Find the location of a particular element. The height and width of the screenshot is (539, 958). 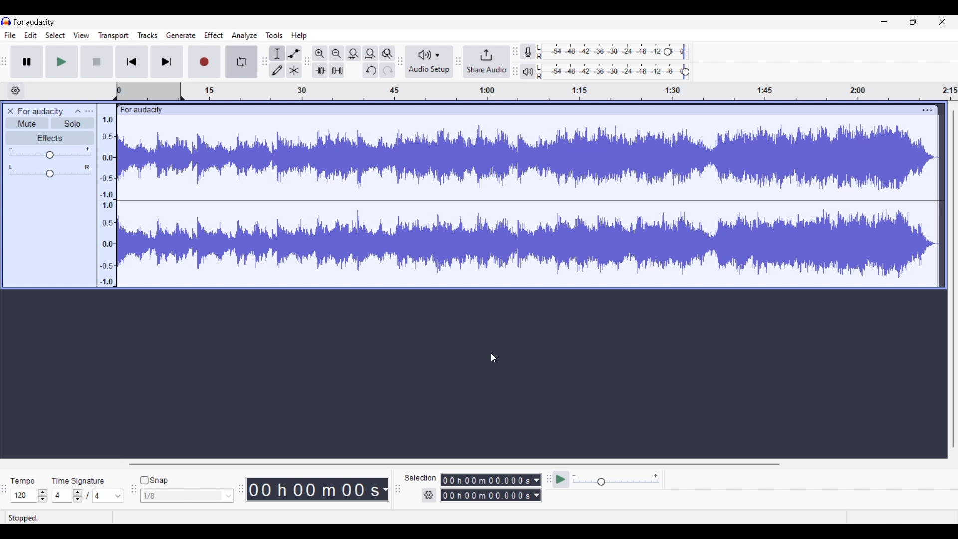

Open menu is located at coordinates (90, 111).